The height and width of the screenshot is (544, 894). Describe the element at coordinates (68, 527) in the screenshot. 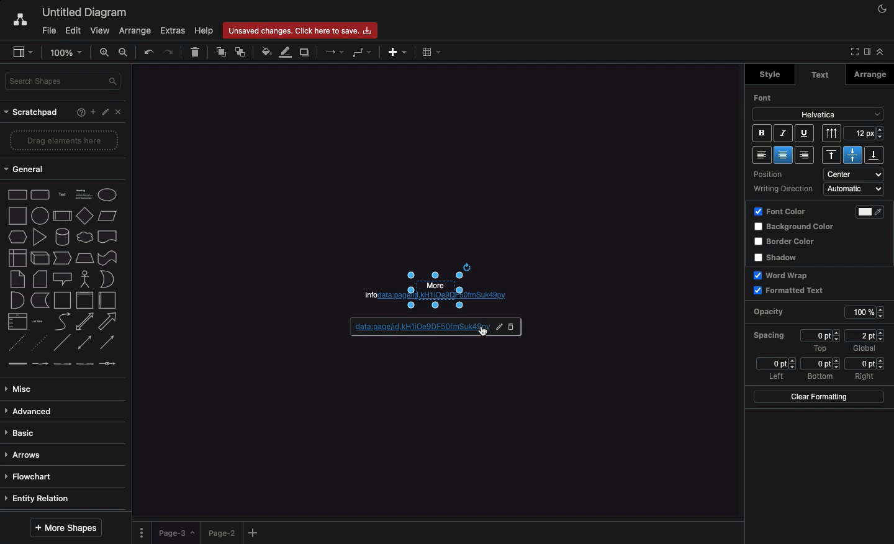

I see `More shapes` at that location.